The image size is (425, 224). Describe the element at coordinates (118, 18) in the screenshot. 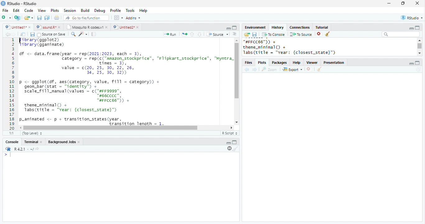

I see `options` at that location.